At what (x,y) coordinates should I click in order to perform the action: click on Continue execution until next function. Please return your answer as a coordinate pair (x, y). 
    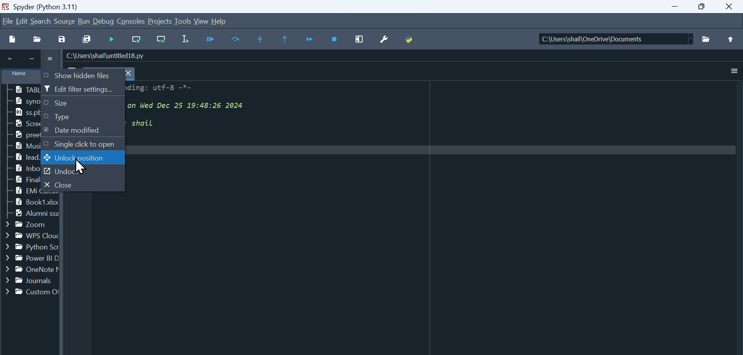
    Looking at the image, I should click on (310, 40).